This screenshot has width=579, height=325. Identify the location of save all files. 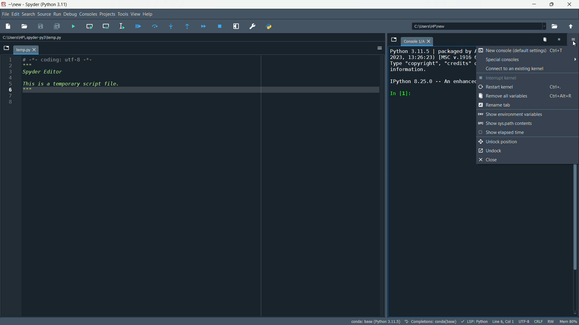
(56, 26).